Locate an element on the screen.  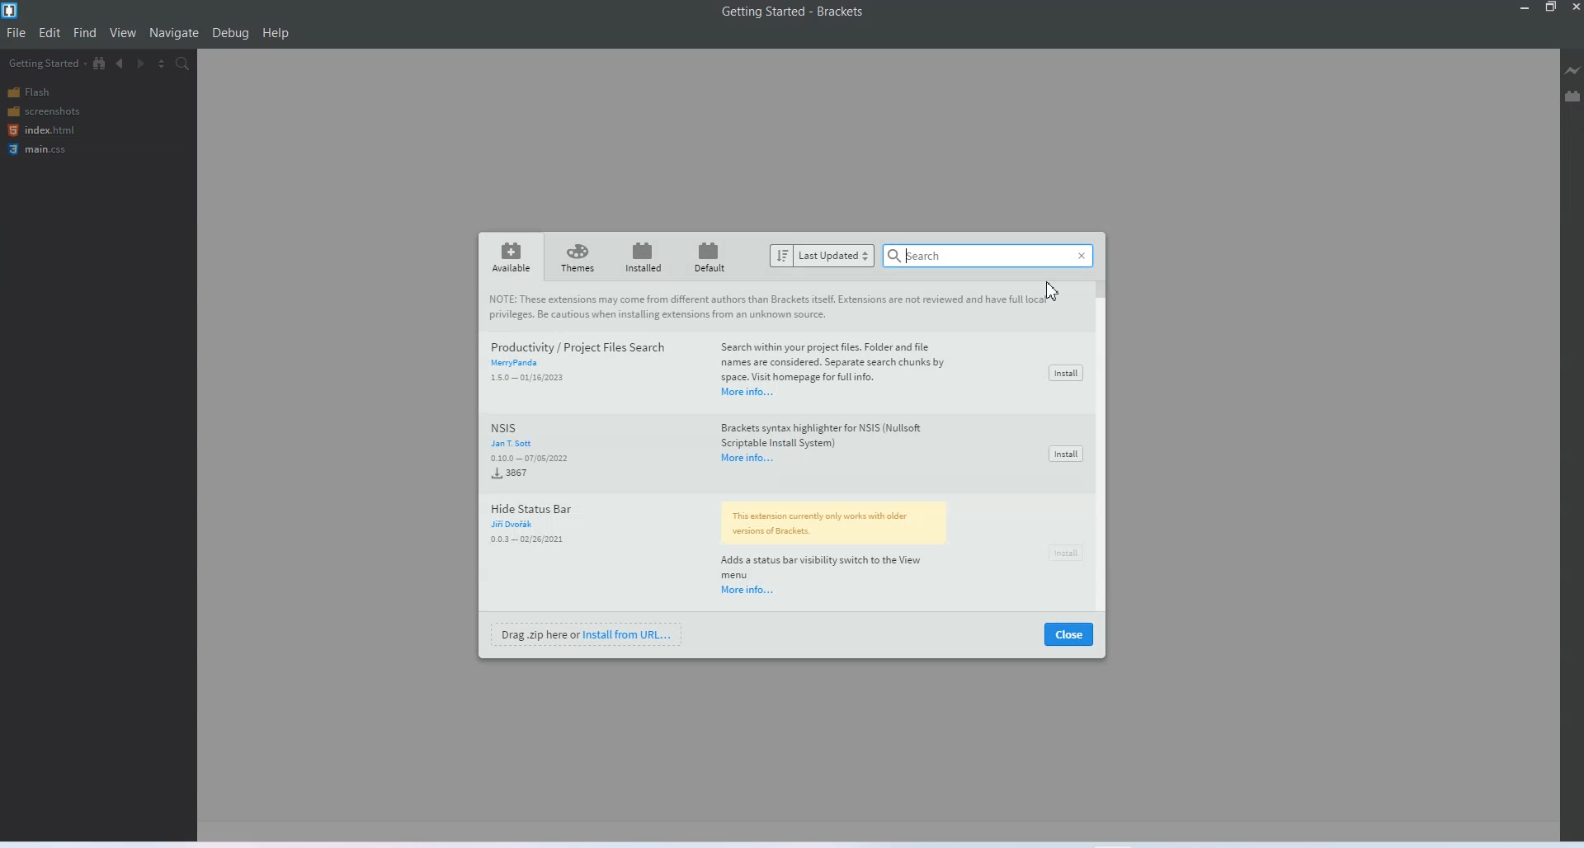
Flash is located at coordinates (55, 92).